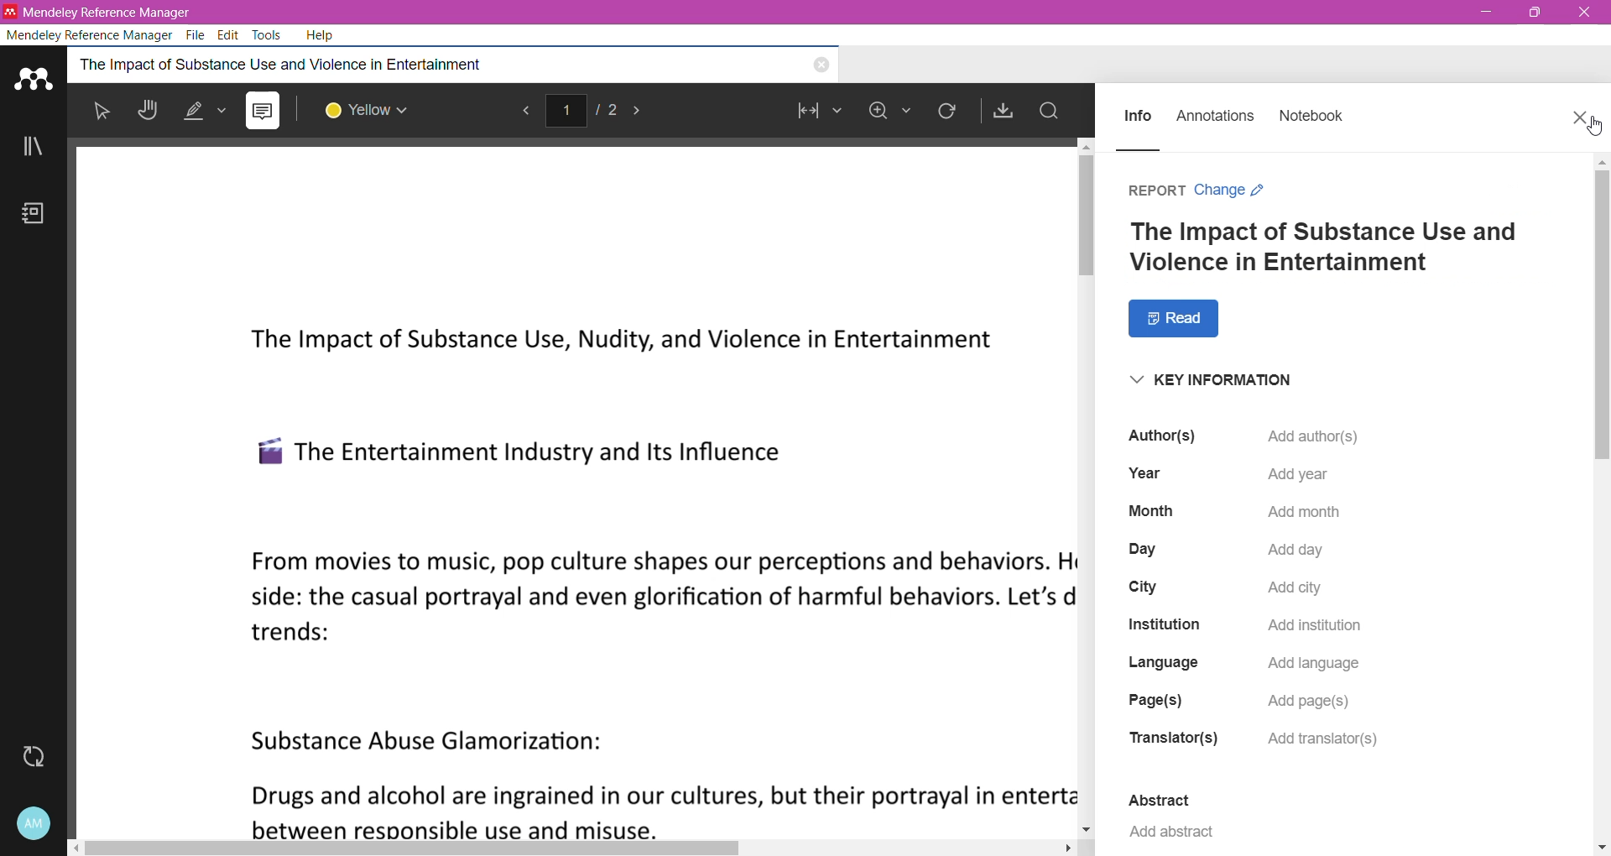  Describe the element at coordinates (1216, 112) in the screenshot. I see `Annotations` at that location.